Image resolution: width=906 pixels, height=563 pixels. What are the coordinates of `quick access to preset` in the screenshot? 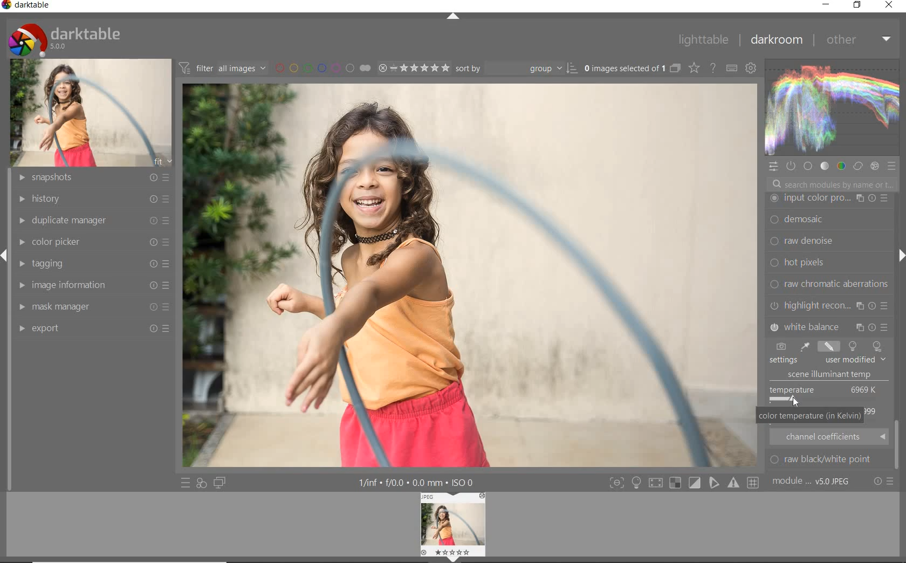 It's located at (186, 482).